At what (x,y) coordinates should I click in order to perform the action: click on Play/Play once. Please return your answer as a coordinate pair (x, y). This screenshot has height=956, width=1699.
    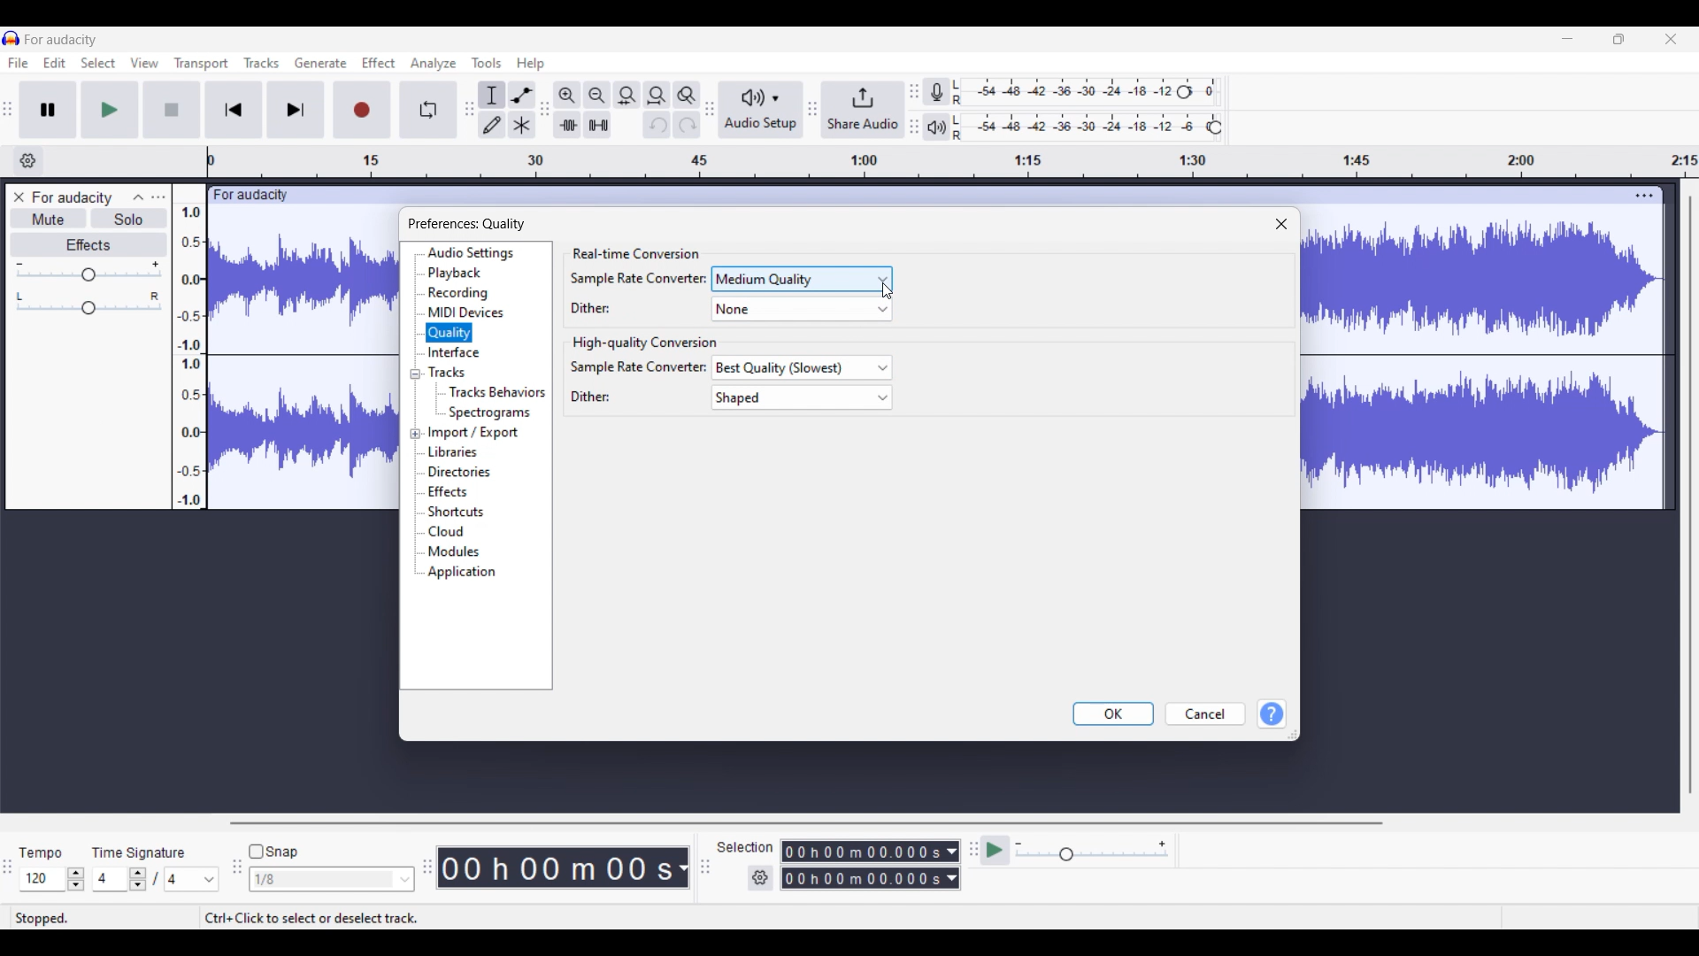
    Looking at the image, I should click on (110, 109).